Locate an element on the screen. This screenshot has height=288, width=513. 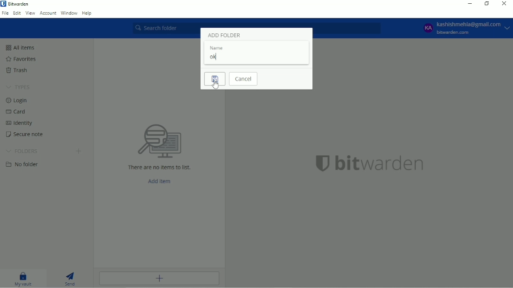
Secure note is located at coordinates (24, 135).